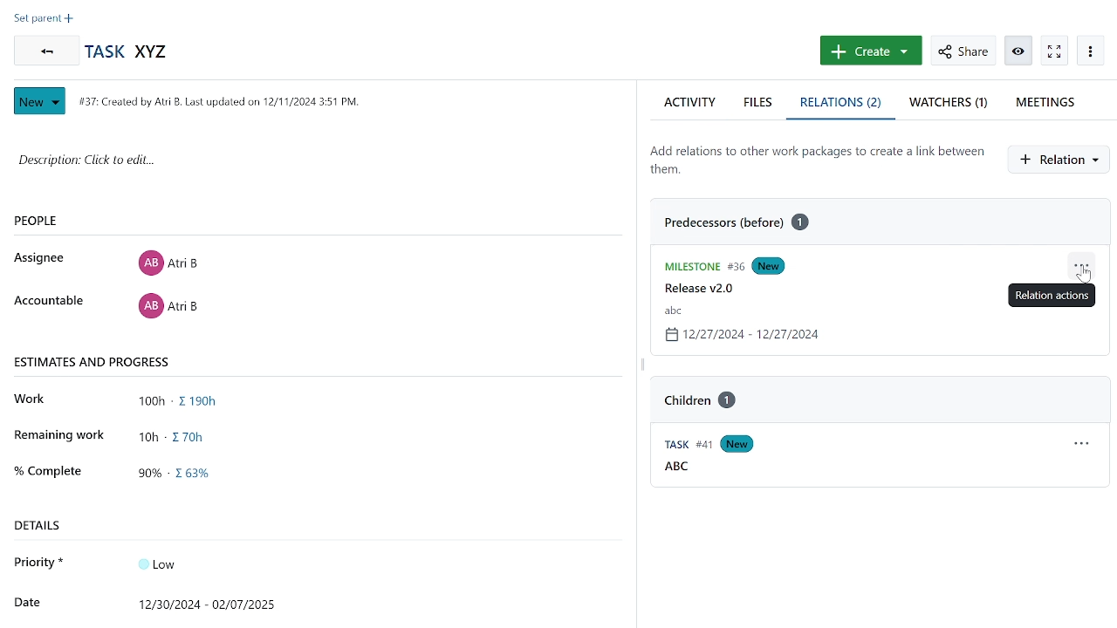 The height and width of the screenshot is (628, 1117). I want to click on assignee, so click(44, 258).